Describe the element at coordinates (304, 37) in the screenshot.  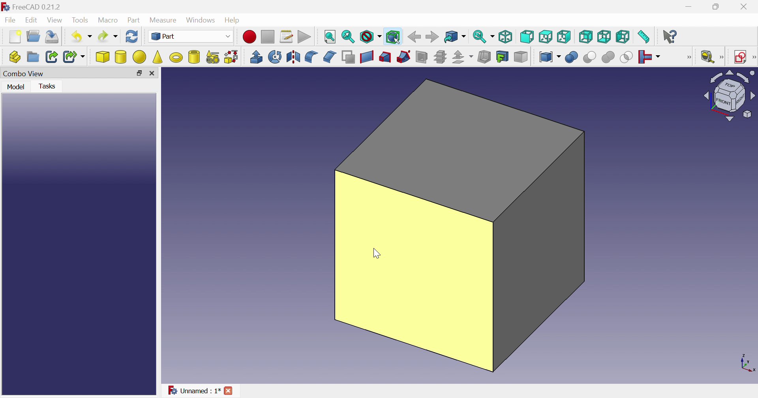
I see `Execute macro` at that location.